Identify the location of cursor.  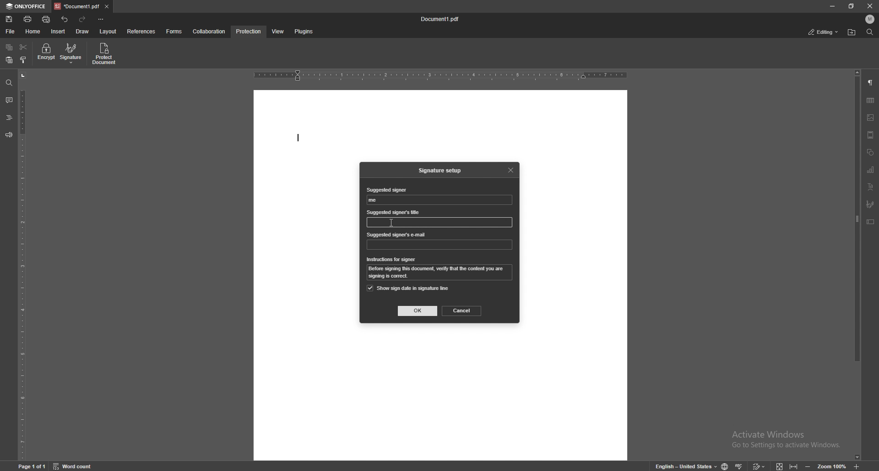
(391, 222).